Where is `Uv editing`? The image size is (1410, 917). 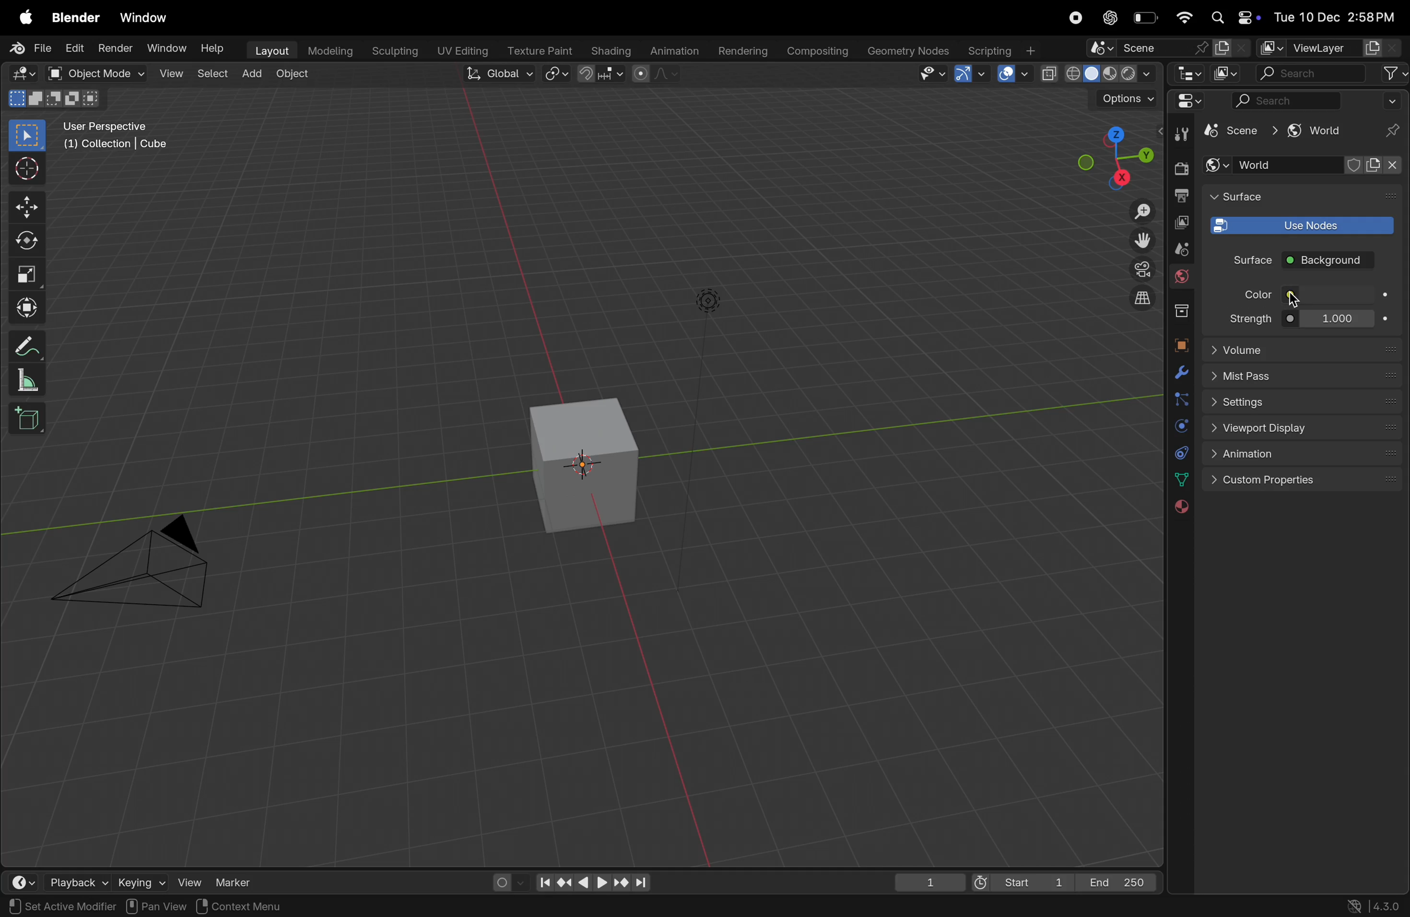
Uv editing is located at coordinates (460, 52).